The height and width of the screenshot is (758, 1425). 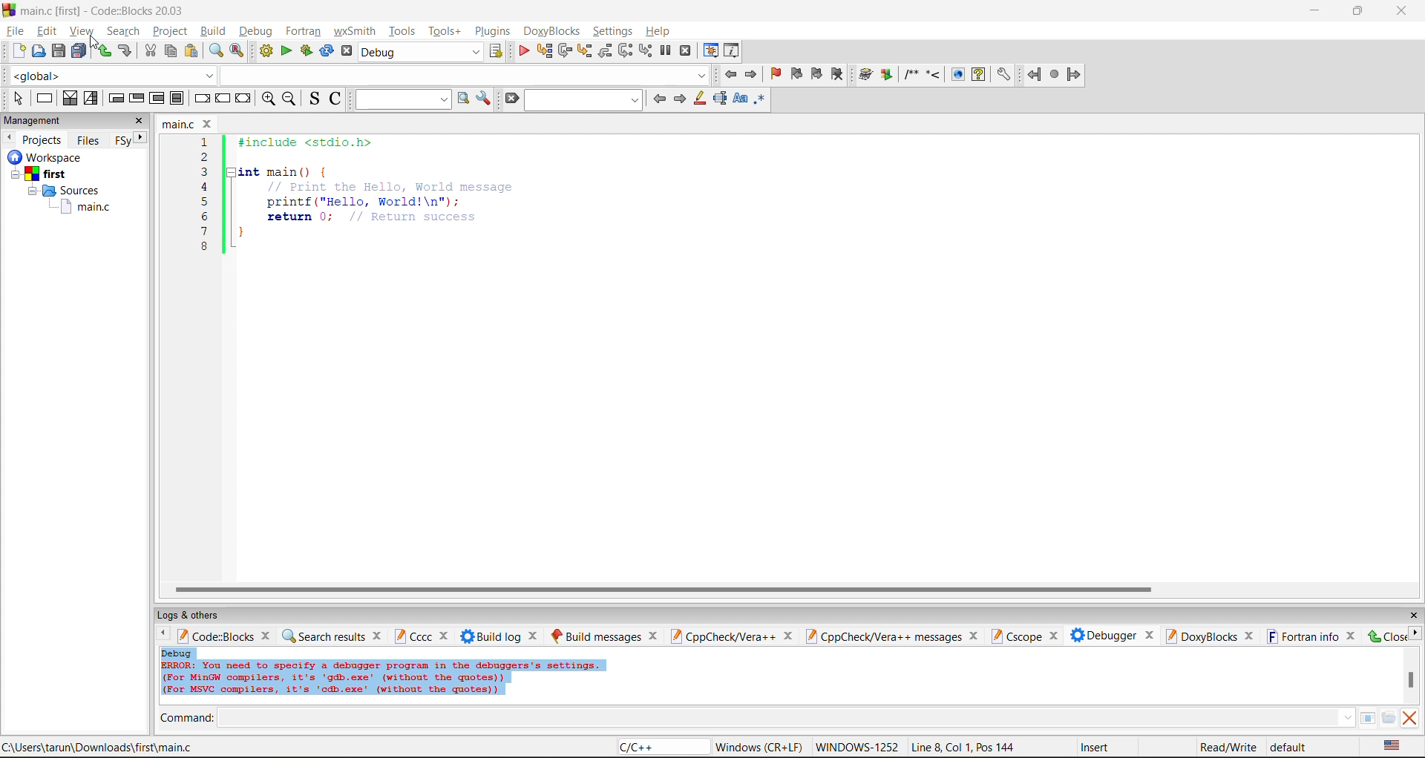 I want to click on clear bookmarks, so click(x=840, y=73).